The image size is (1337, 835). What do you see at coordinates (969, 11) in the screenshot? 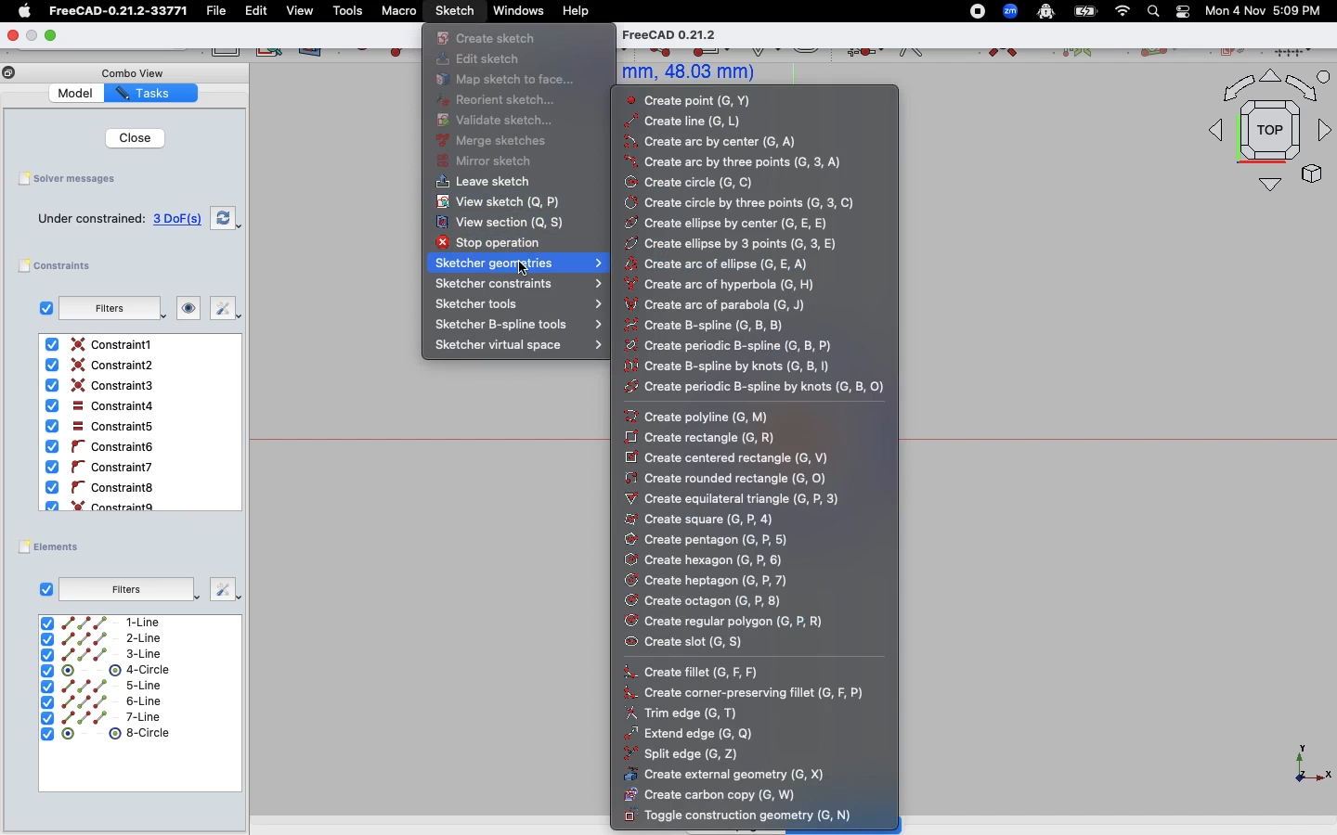
I see `Record` at bounding box center [969, 11].